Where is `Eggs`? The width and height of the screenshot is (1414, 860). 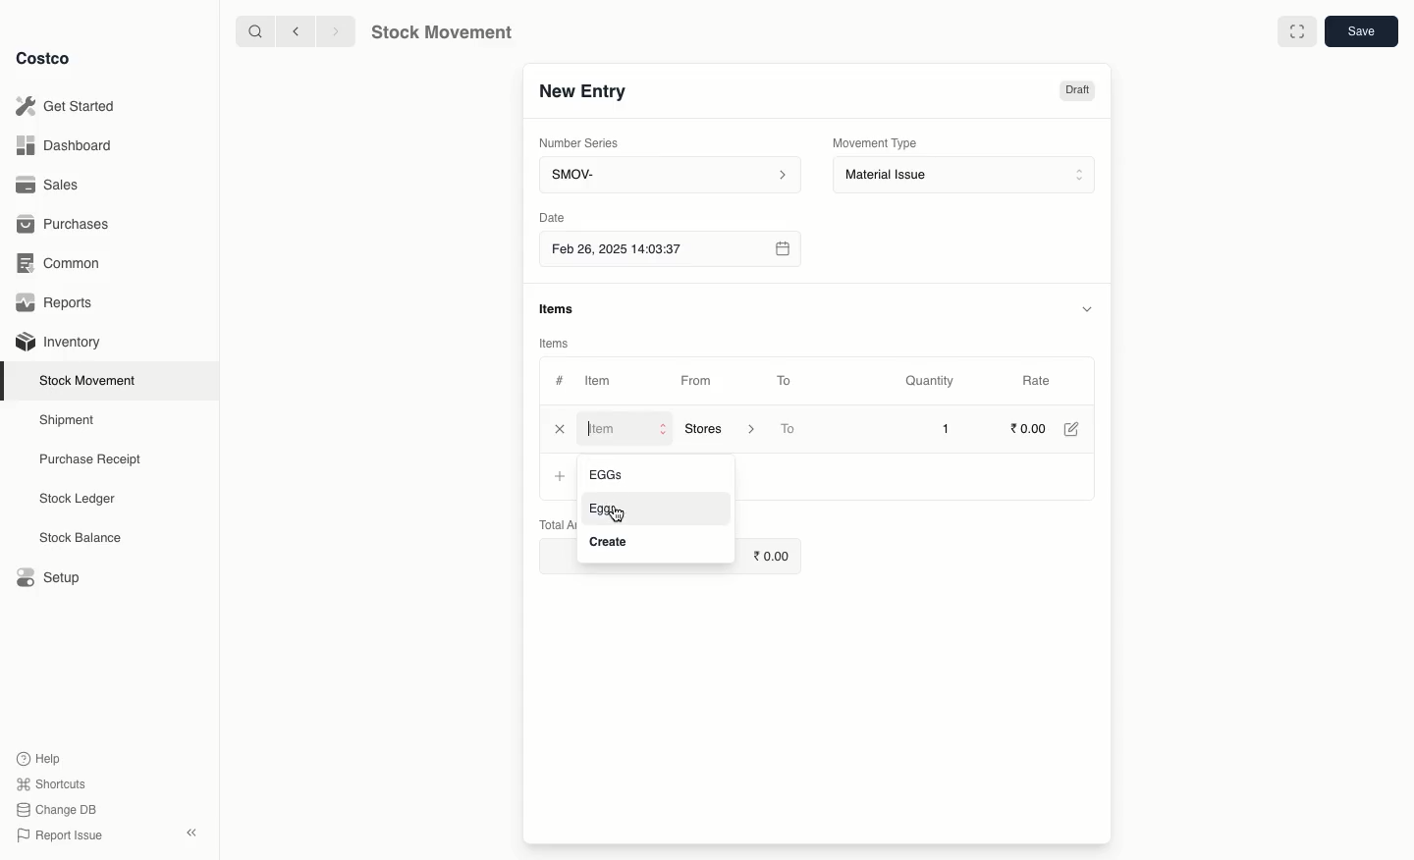 Eggs is located at coordinates (610, 476).